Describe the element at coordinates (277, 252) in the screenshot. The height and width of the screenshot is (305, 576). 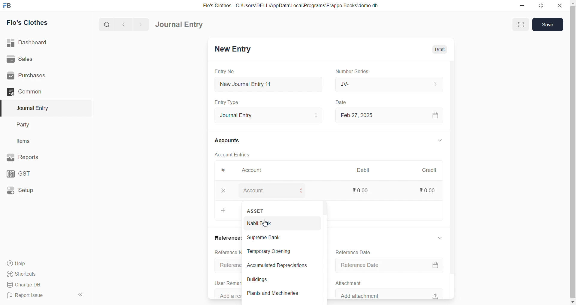
I see `Temporary Opening` at that location.